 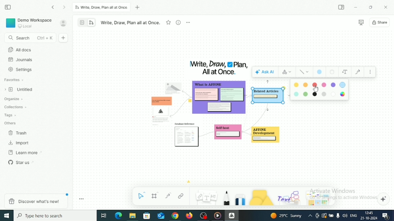 I want to click on Sky blue, so click(x=343, y=85).